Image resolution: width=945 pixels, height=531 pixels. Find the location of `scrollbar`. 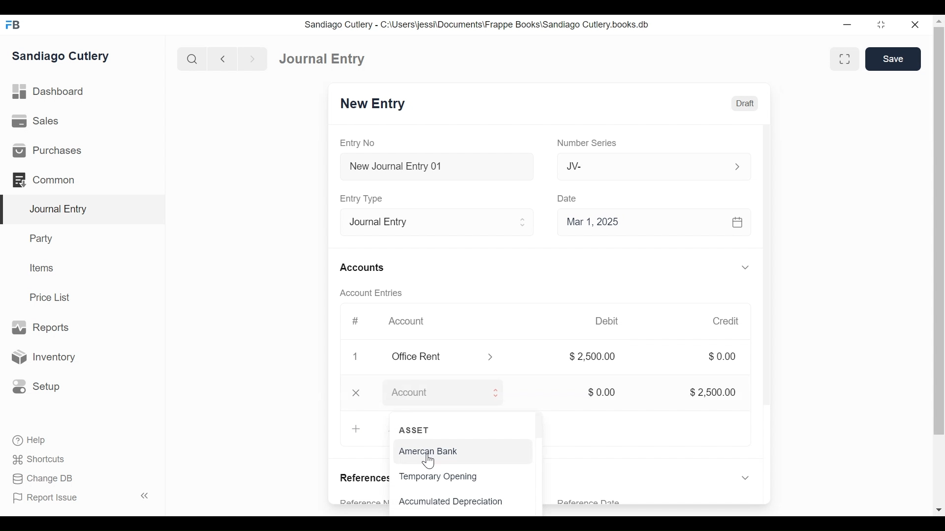

scrollbar is located at coordinates (939, 239).